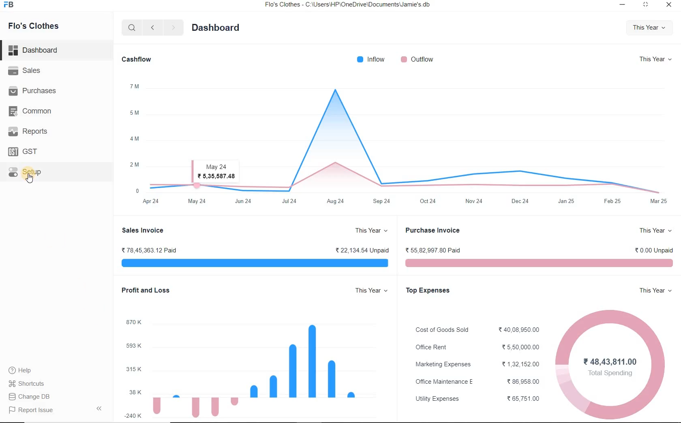  What do you see at coordinates (35, 49) in the screenshot?
I see `Dashboard` at bounding box center [35, 49].